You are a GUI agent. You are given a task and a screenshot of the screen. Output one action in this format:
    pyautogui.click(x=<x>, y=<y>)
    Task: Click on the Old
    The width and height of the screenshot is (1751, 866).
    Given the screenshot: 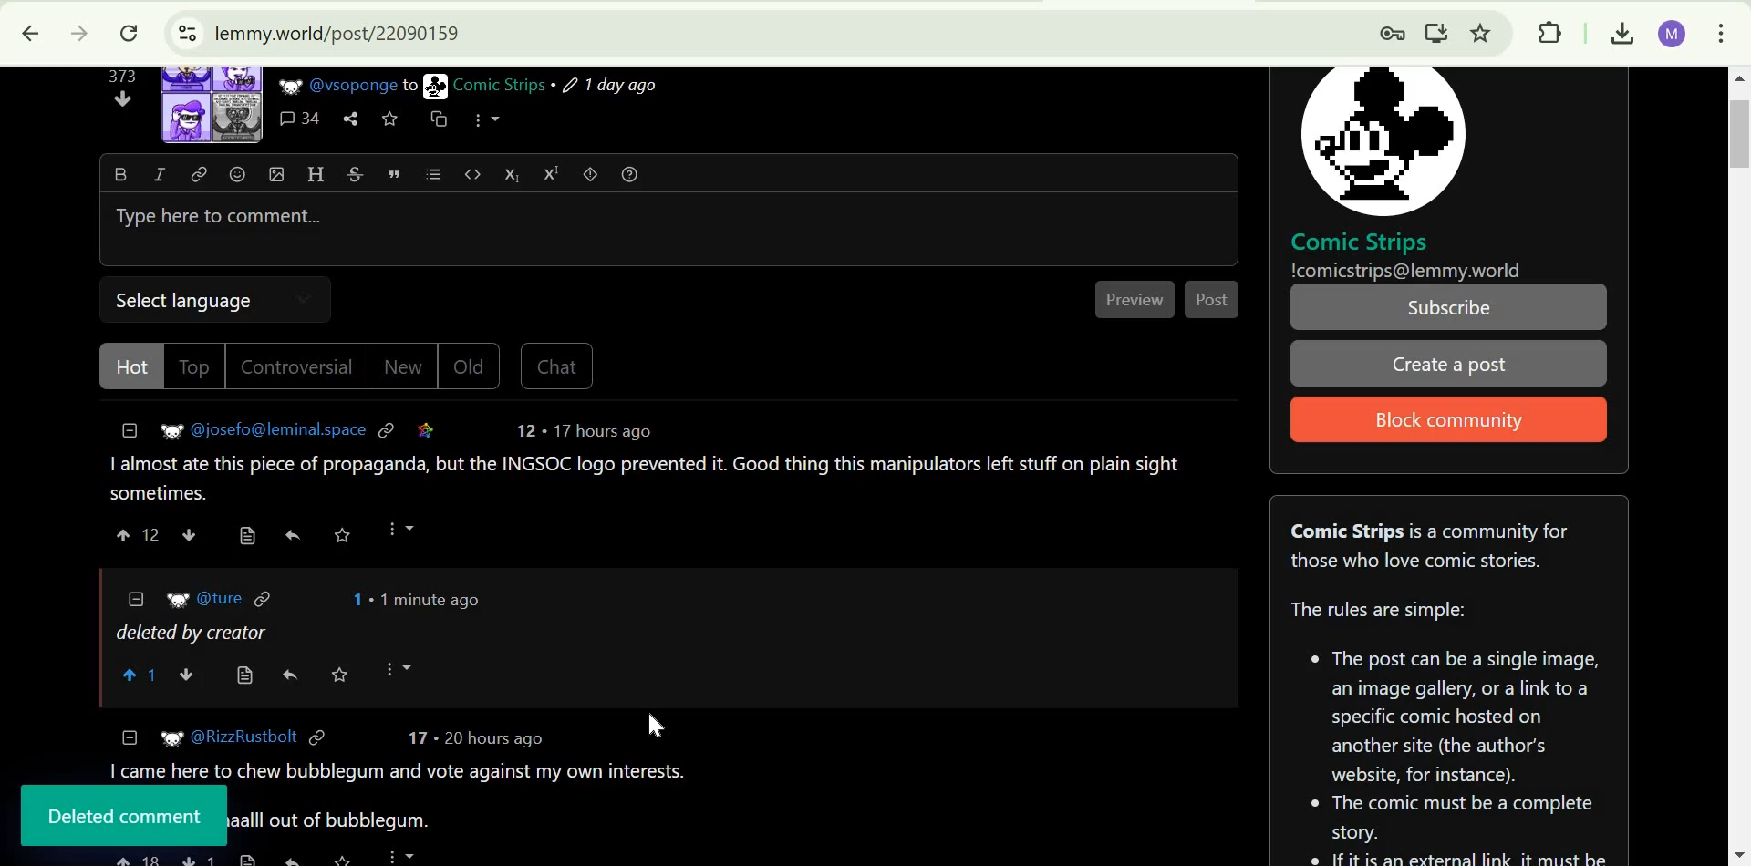 What is the action you would take?
    pyautogui.click(x=471, y=366)
    